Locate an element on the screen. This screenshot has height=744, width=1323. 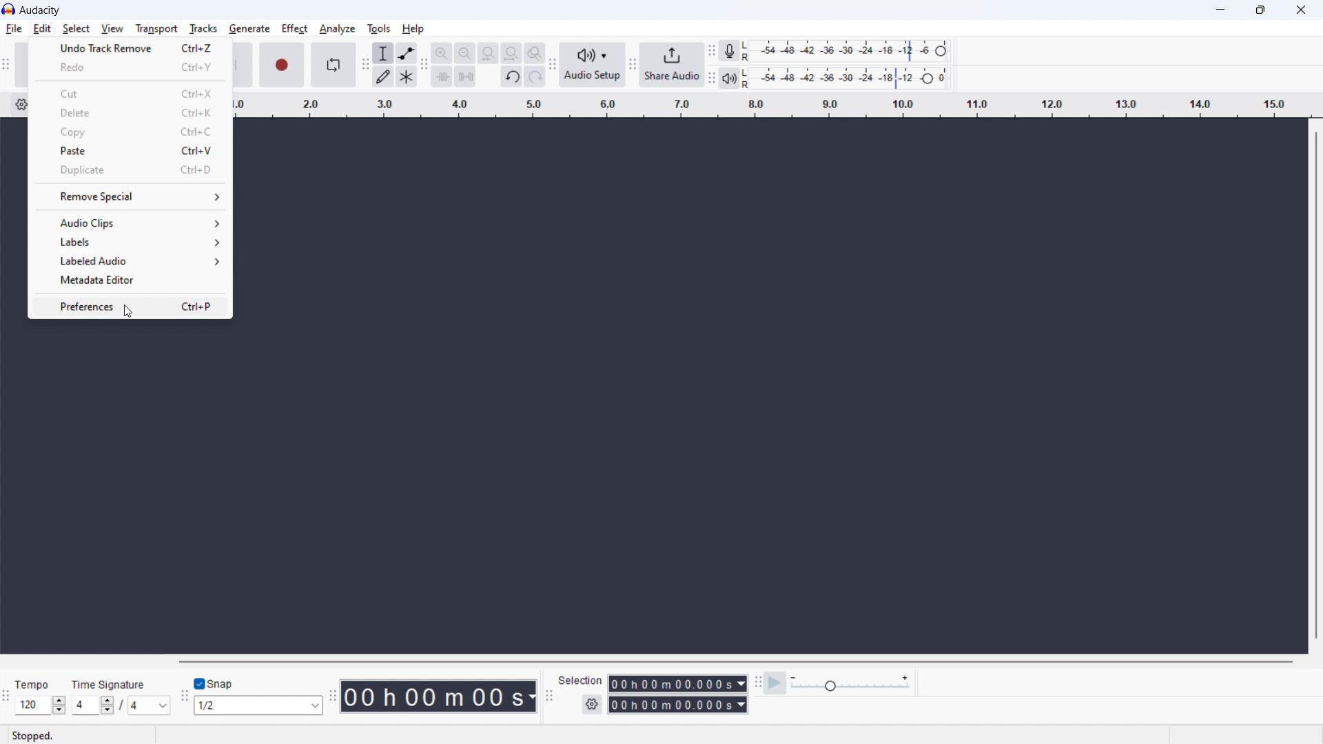
analyze is located at coordinates (338, 29).